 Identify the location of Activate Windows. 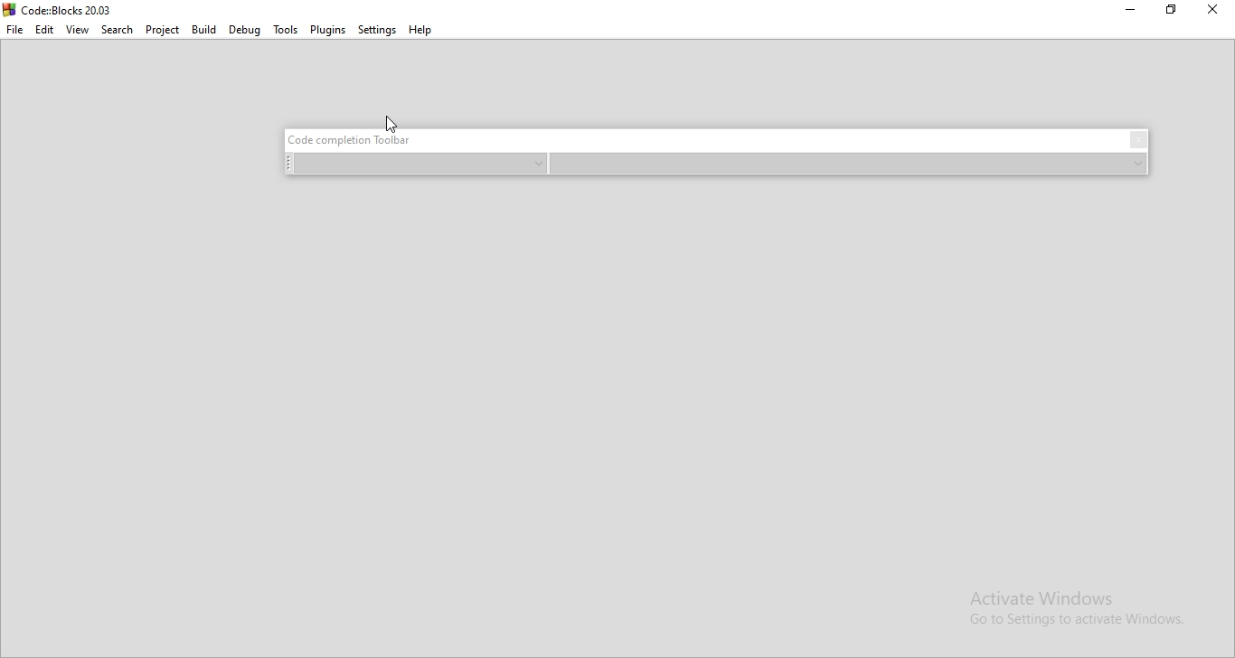
(1077, 607).